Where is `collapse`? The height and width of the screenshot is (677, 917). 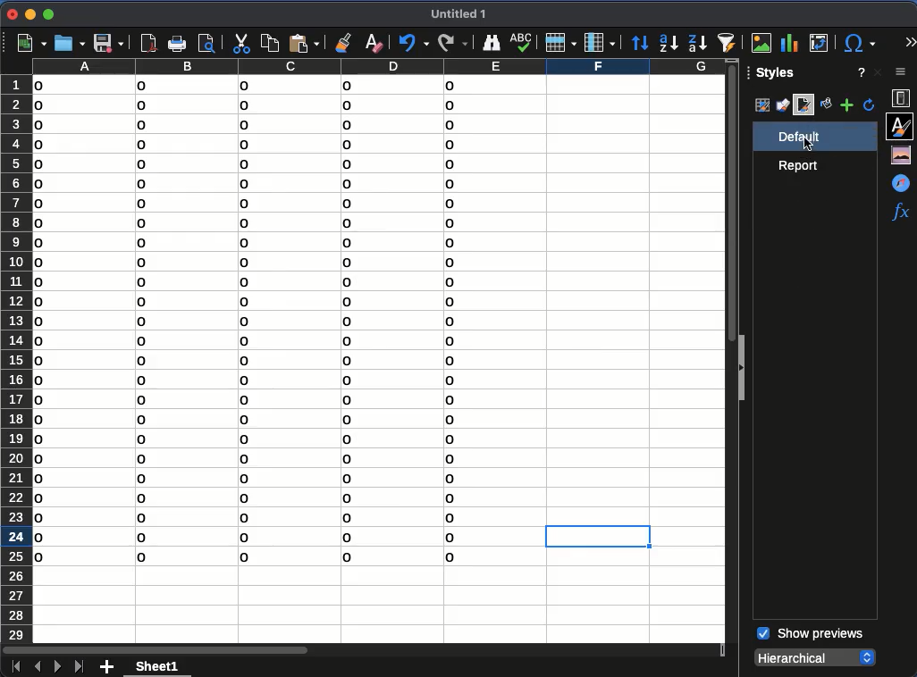 collapse is located at coordinates (740, 368).